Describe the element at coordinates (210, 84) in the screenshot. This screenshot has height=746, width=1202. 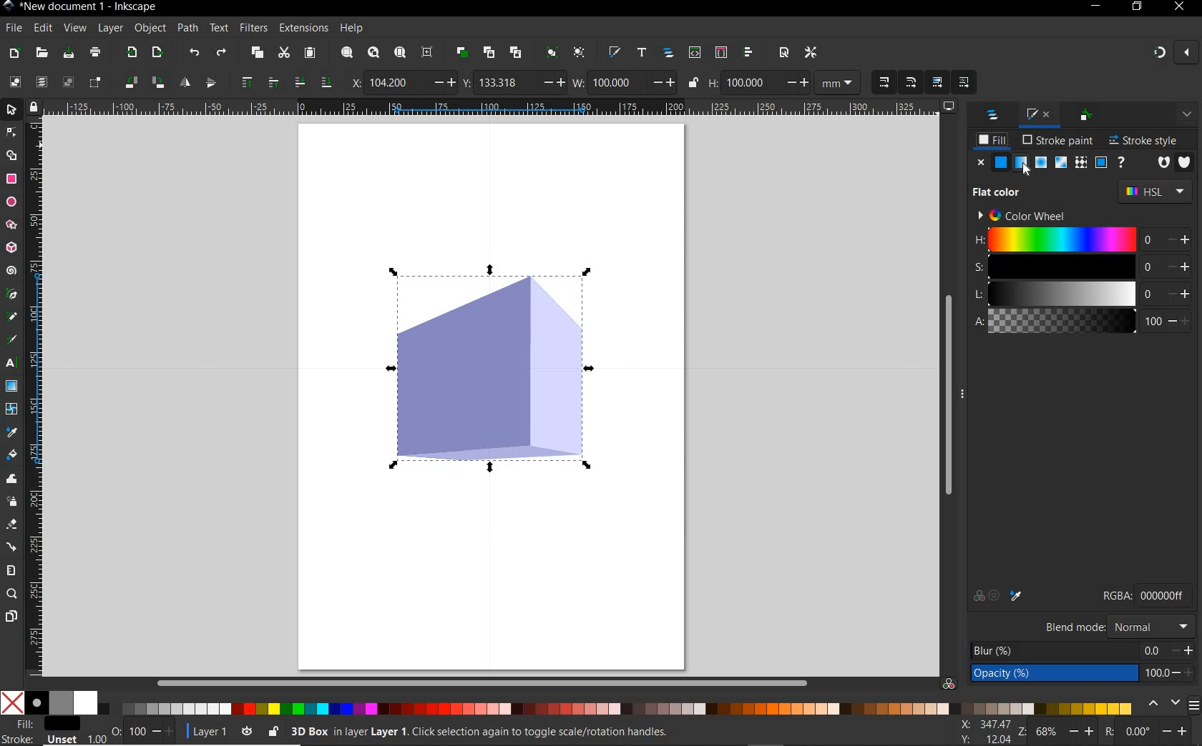
I see `OBJECT FLIP` at that location.